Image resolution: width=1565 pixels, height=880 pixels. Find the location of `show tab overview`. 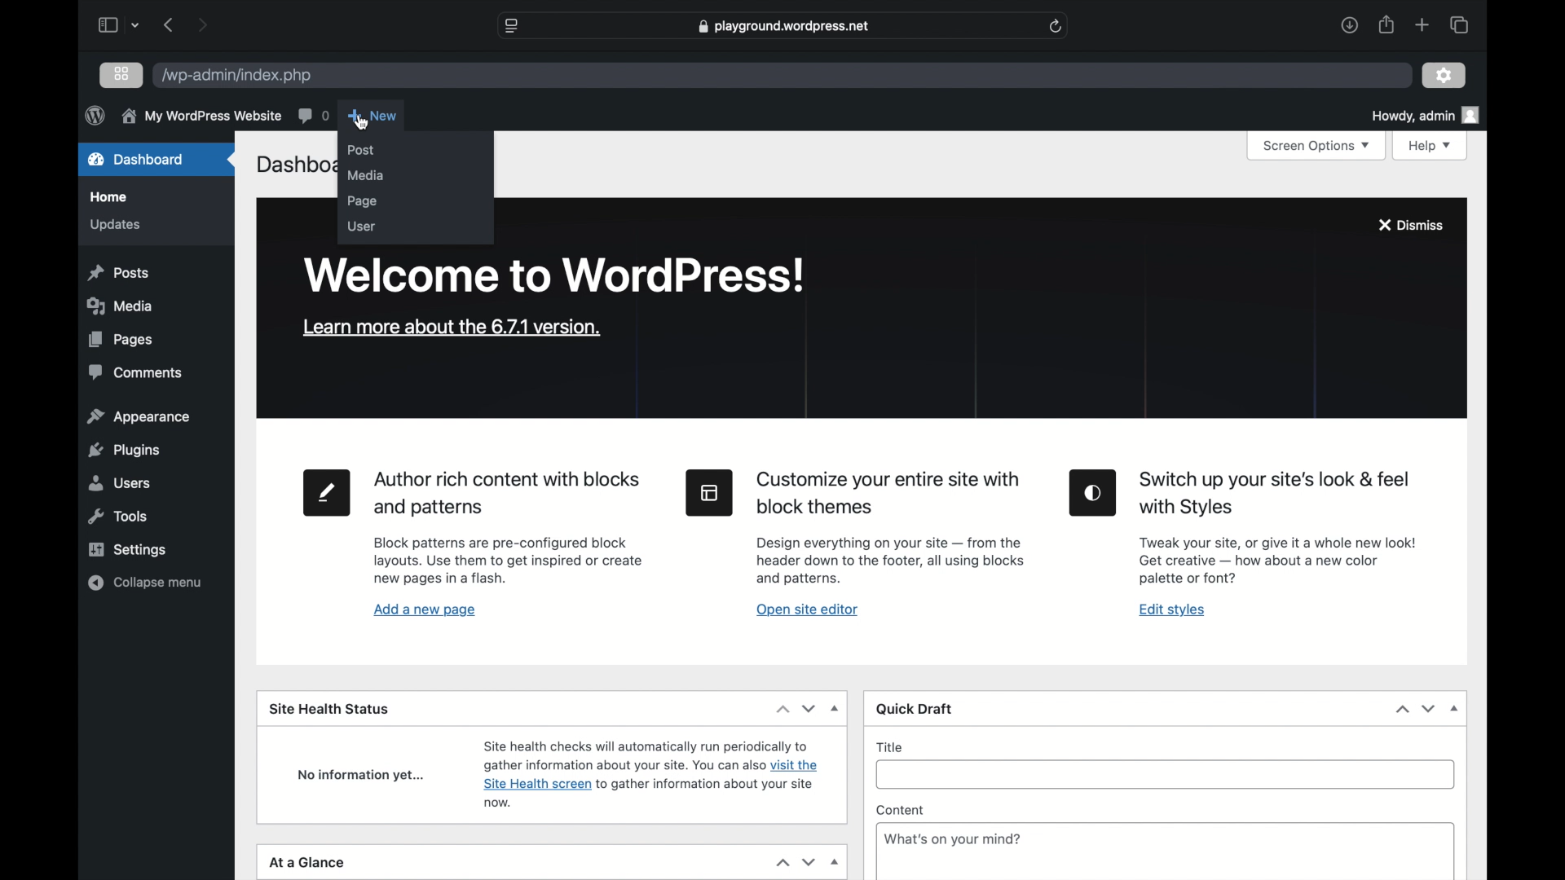

show tab overview is located at coordinates (1459, 24).